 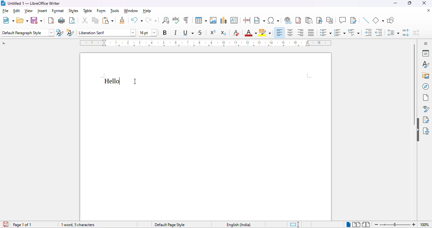 What do you see at coordinates (406, 33) in the screenshot?
I see `increase paragraph spacing` at bounding box center [406, 33].